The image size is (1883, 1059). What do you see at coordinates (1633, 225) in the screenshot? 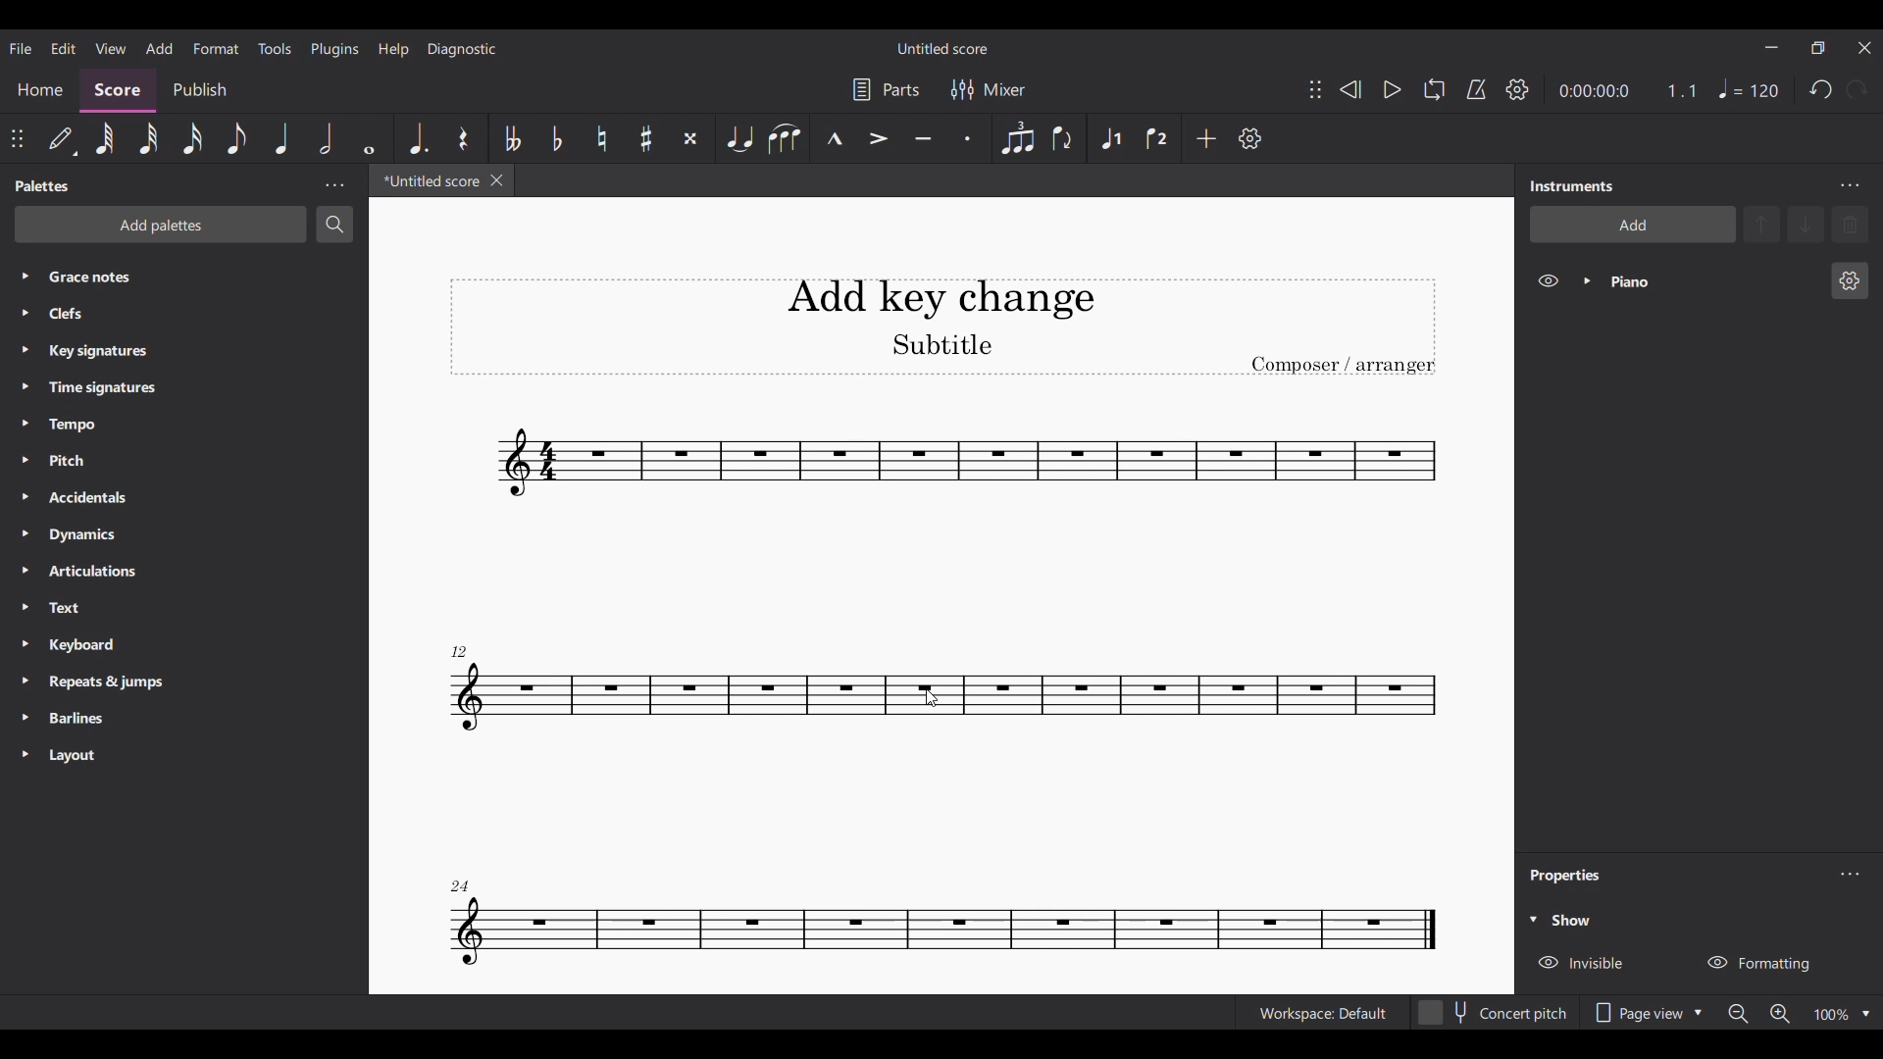
I see `Add instrument` at bounding box center [1633, 225].